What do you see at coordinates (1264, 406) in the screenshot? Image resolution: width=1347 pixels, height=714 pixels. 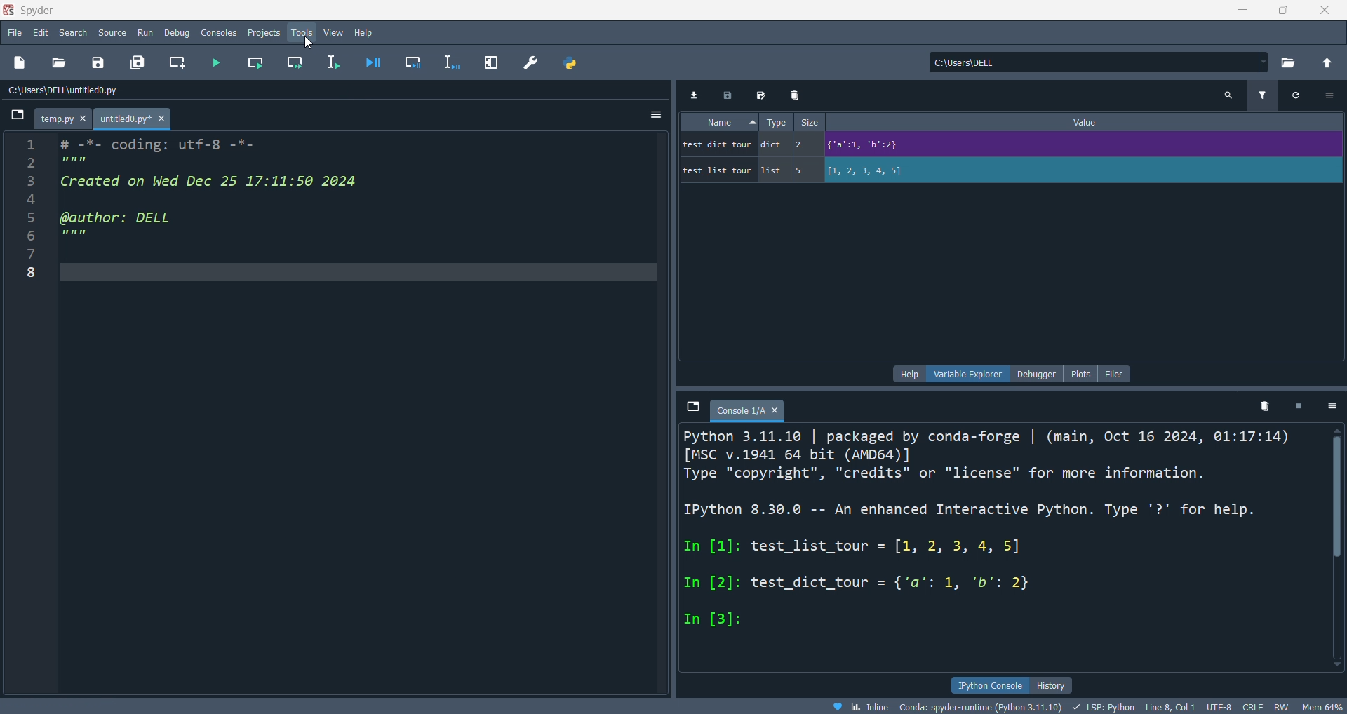 I see `delete variables` at bounding box center [1264, 406].